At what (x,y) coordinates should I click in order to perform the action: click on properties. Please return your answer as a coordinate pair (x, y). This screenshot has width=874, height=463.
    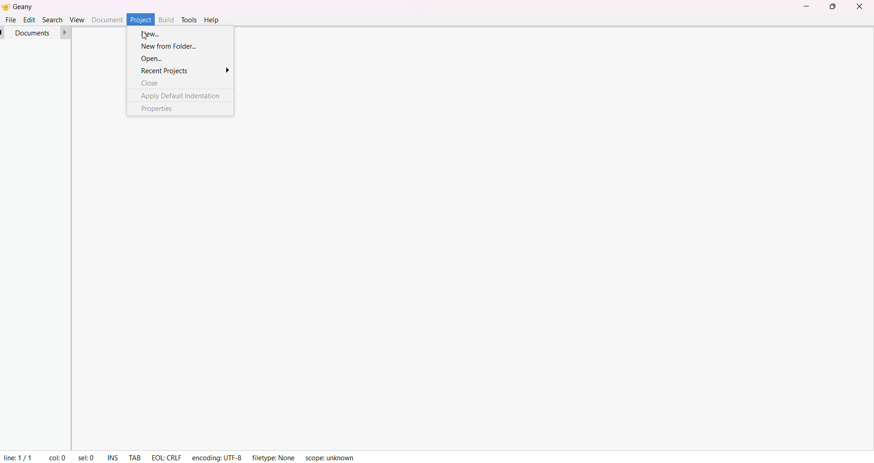
    Looking at the image, I should click on (155, 110).